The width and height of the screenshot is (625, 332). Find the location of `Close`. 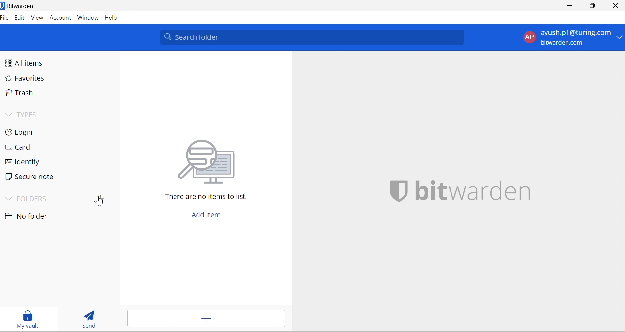

Close is located at coordinates (616, 6).